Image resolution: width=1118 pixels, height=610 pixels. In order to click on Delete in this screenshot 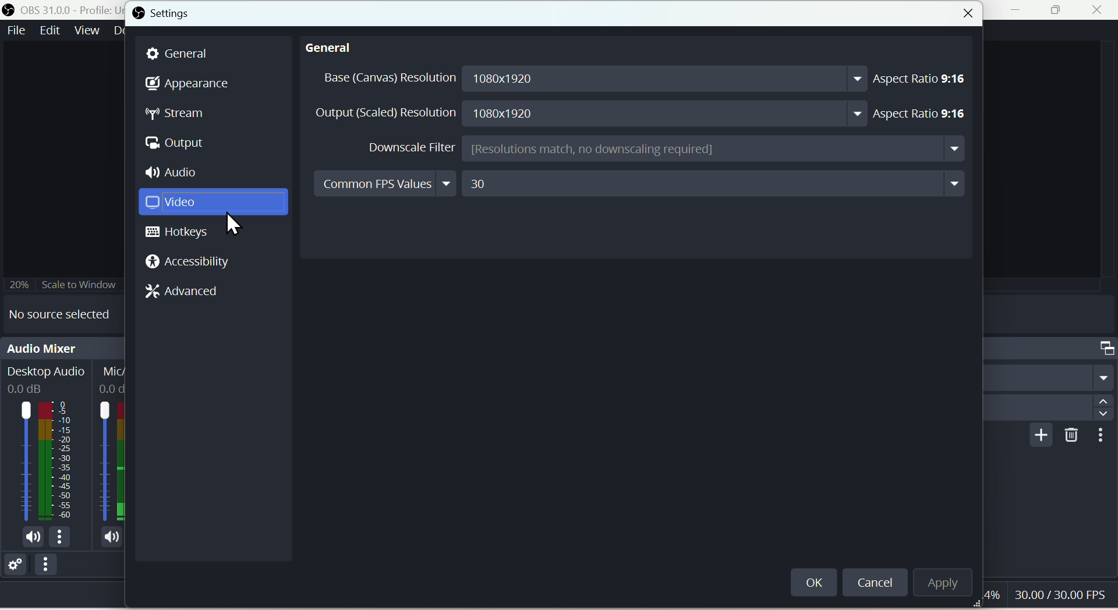, I will do `click(1069, 436)`.